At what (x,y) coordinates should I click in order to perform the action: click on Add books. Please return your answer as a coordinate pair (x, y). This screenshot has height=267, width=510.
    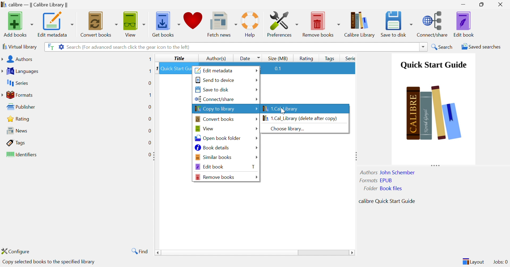
    Looking at the image, I should click on (18, 24).